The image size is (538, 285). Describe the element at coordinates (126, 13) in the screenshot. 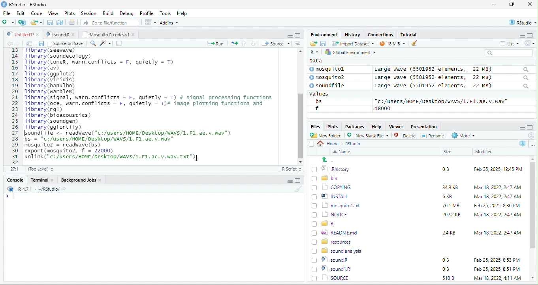

I see `Debug` at that location.